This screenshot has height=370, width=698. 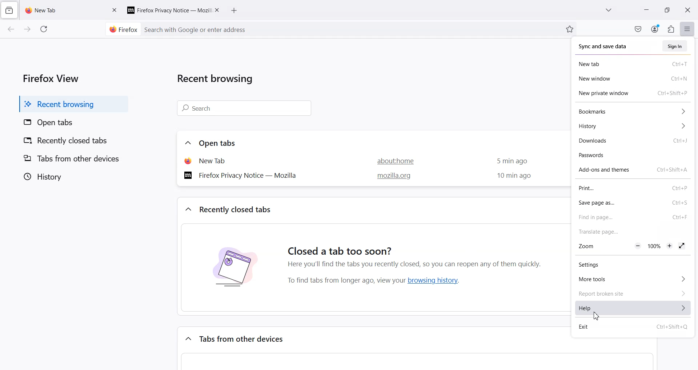 I want to click on Report broken site, so click(x=632, y=293).